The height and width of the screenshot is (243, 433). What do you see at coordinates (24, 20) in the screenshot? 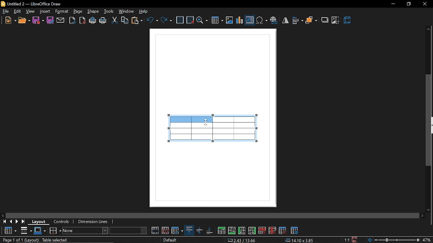
I see `open` at bounding box center [24, 20].